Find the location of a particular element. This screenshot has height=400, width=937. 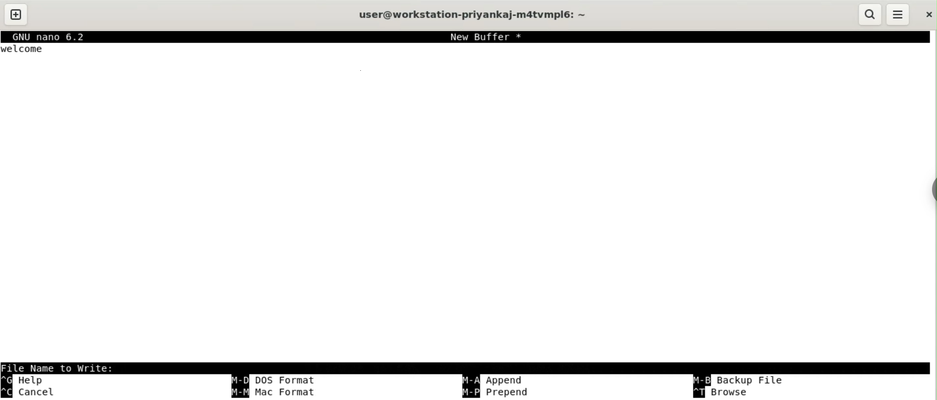

GNU nano 6.2 is located at coordinates (52, 37).